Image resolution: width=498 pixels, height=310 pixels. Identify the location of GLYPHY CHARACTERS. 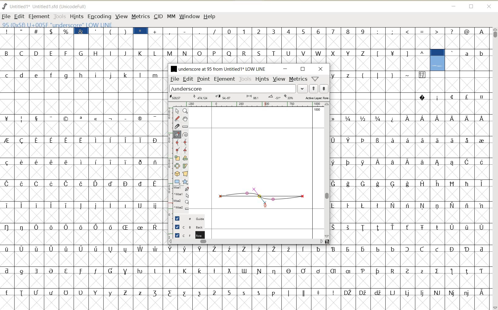
(469, 60).